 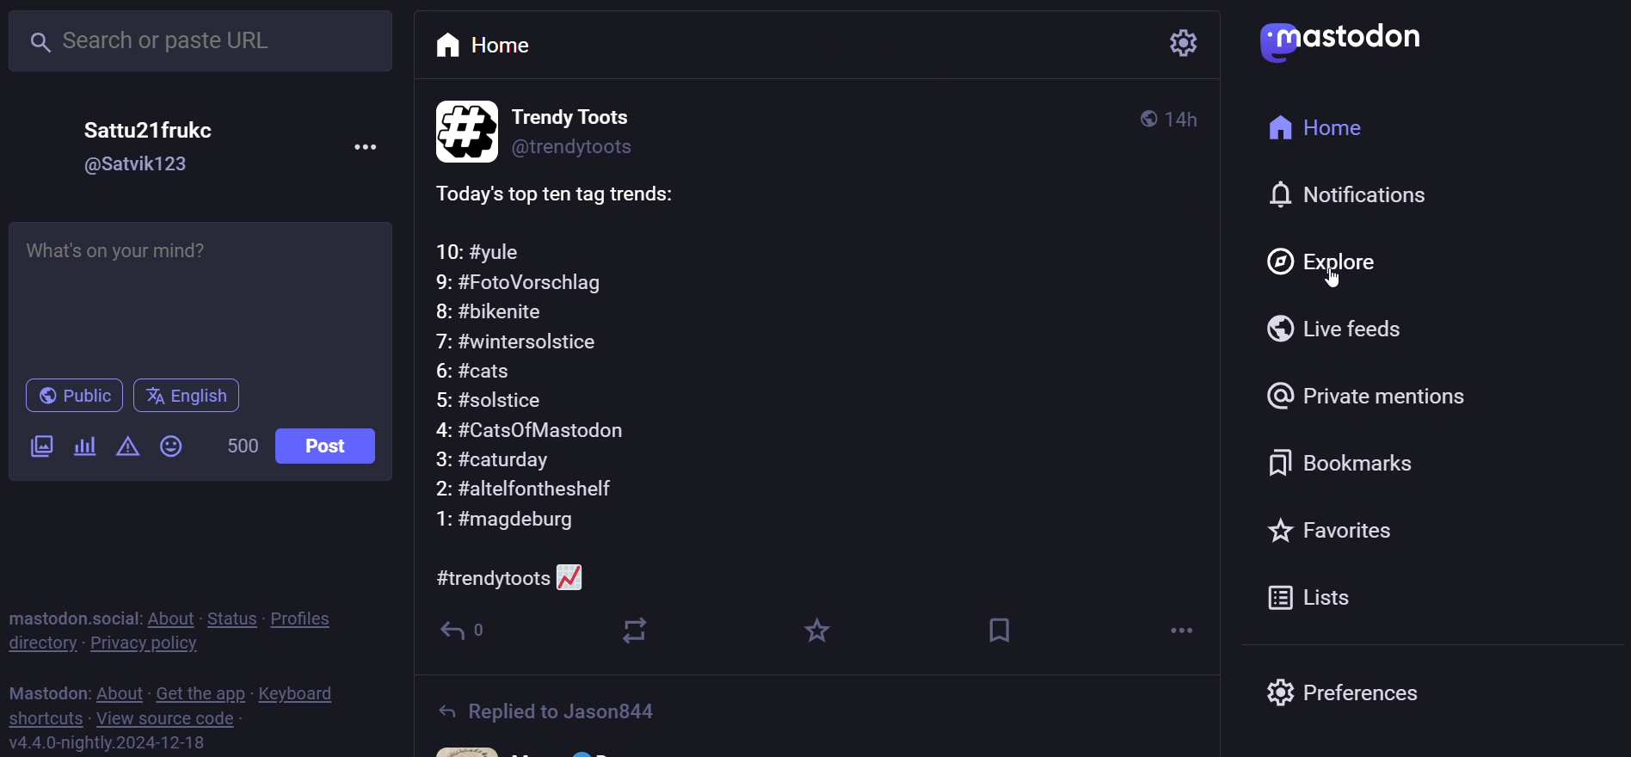 What do you see at coordinates (1143, 119) in the screenshot?
I see `public` at bounding box center [1143, 119].